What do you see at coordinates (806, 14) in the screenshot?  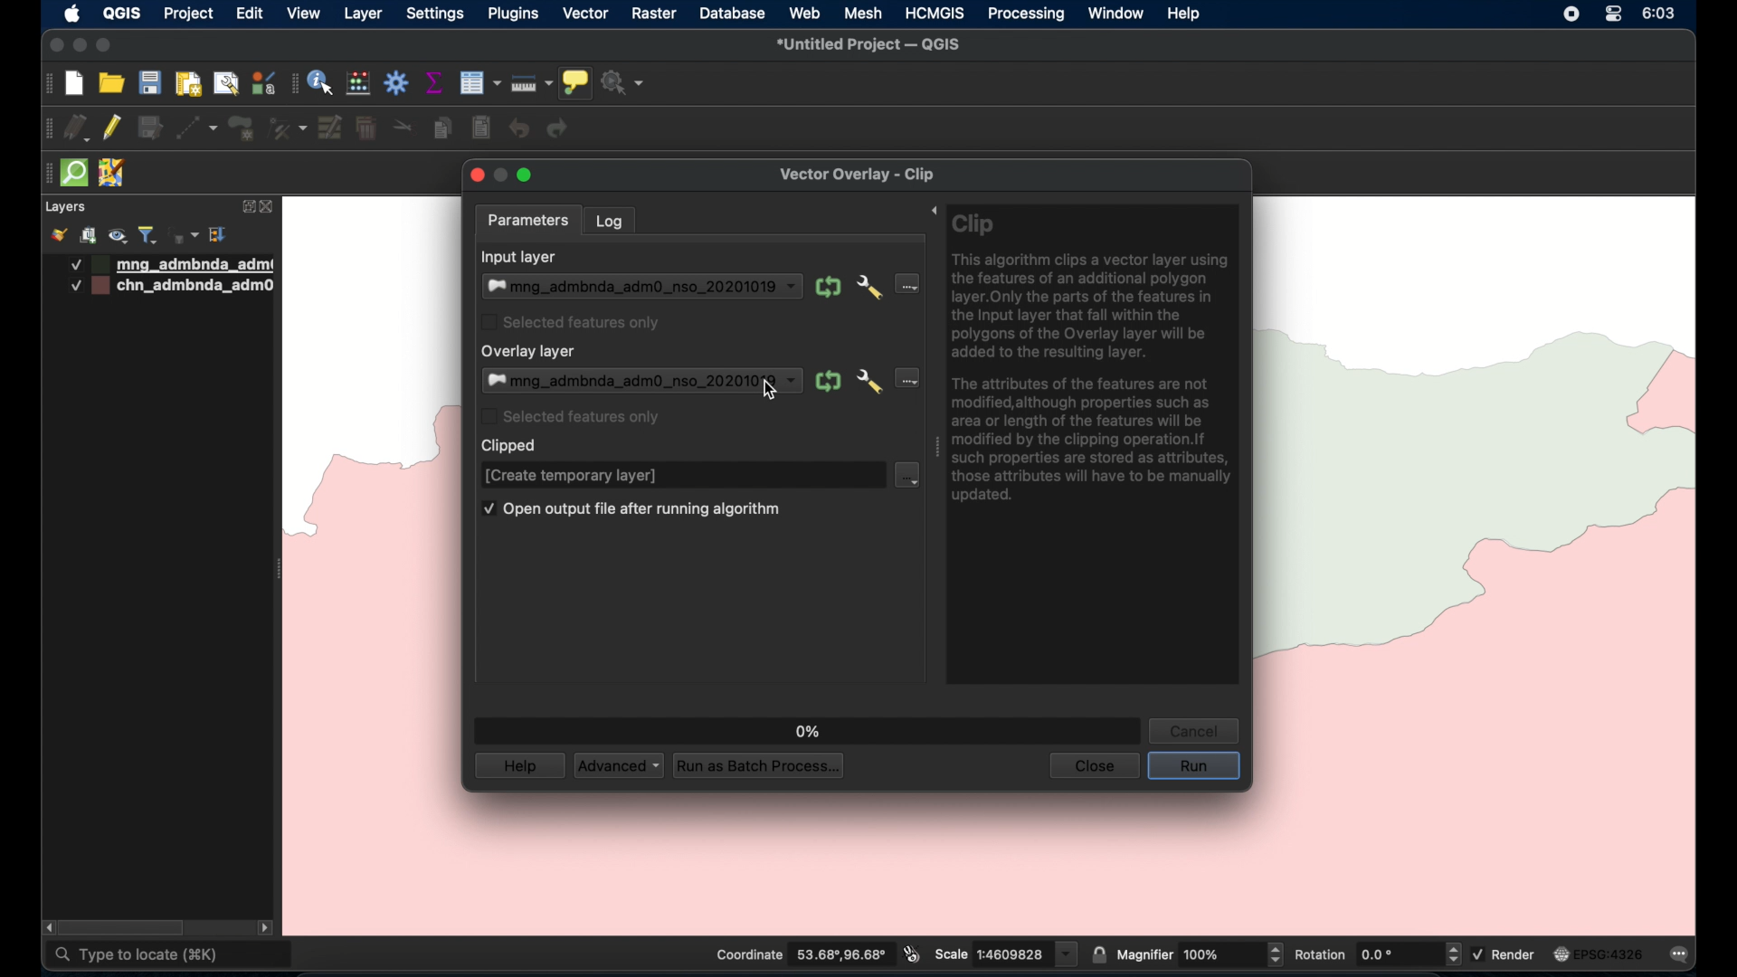 I see `web` at bounding box center [806, 14].